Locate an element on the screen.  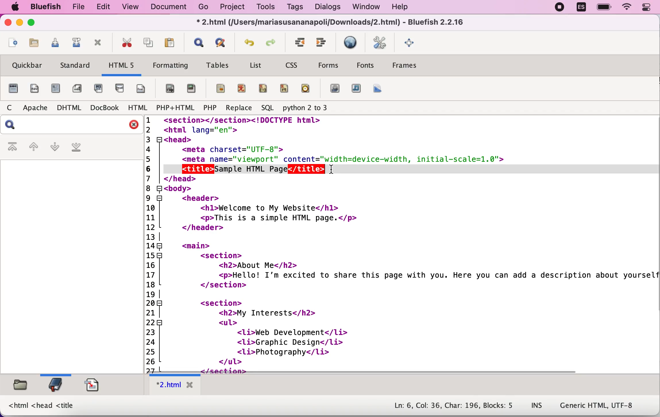
cursor is located at coordinates (335, 173).